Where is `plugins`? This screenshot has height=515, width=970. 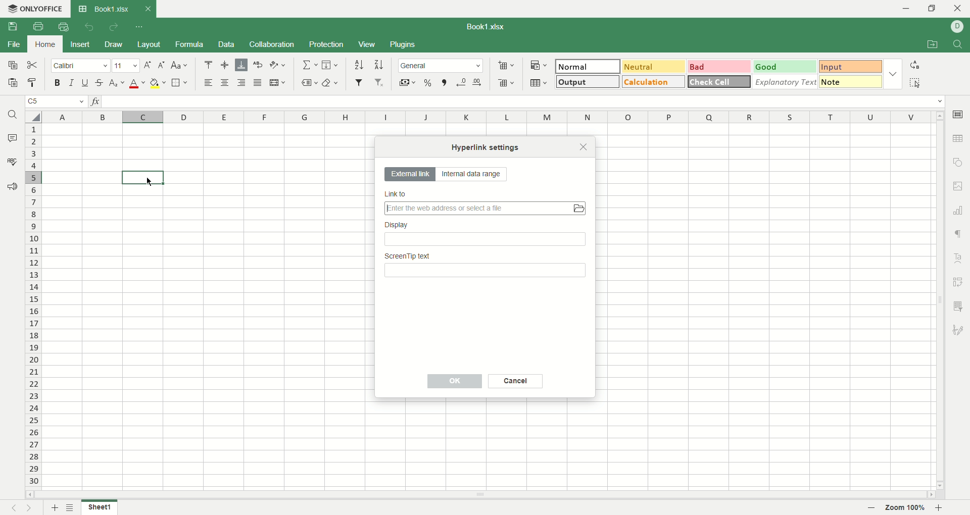
plugins is located at coordinates (404, 45).